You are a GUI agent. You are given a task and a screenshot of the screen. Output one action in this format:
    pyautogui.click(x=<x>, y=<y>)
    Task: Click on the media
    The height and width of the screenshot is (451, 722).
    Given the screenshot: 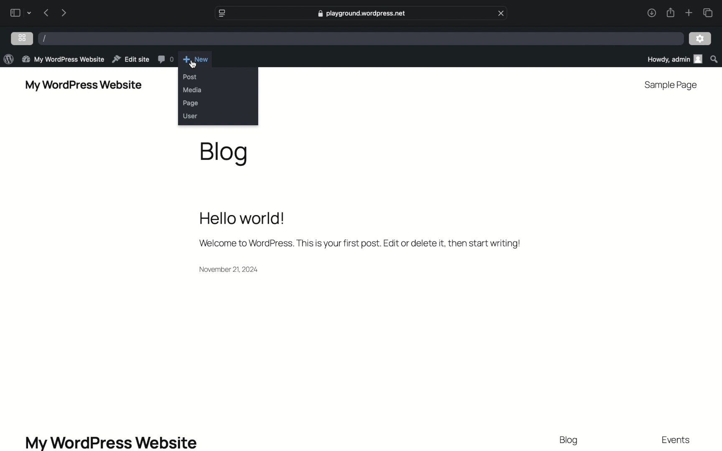 What is the action you would take?
    pyautogui.click(x=193, y=90)
    